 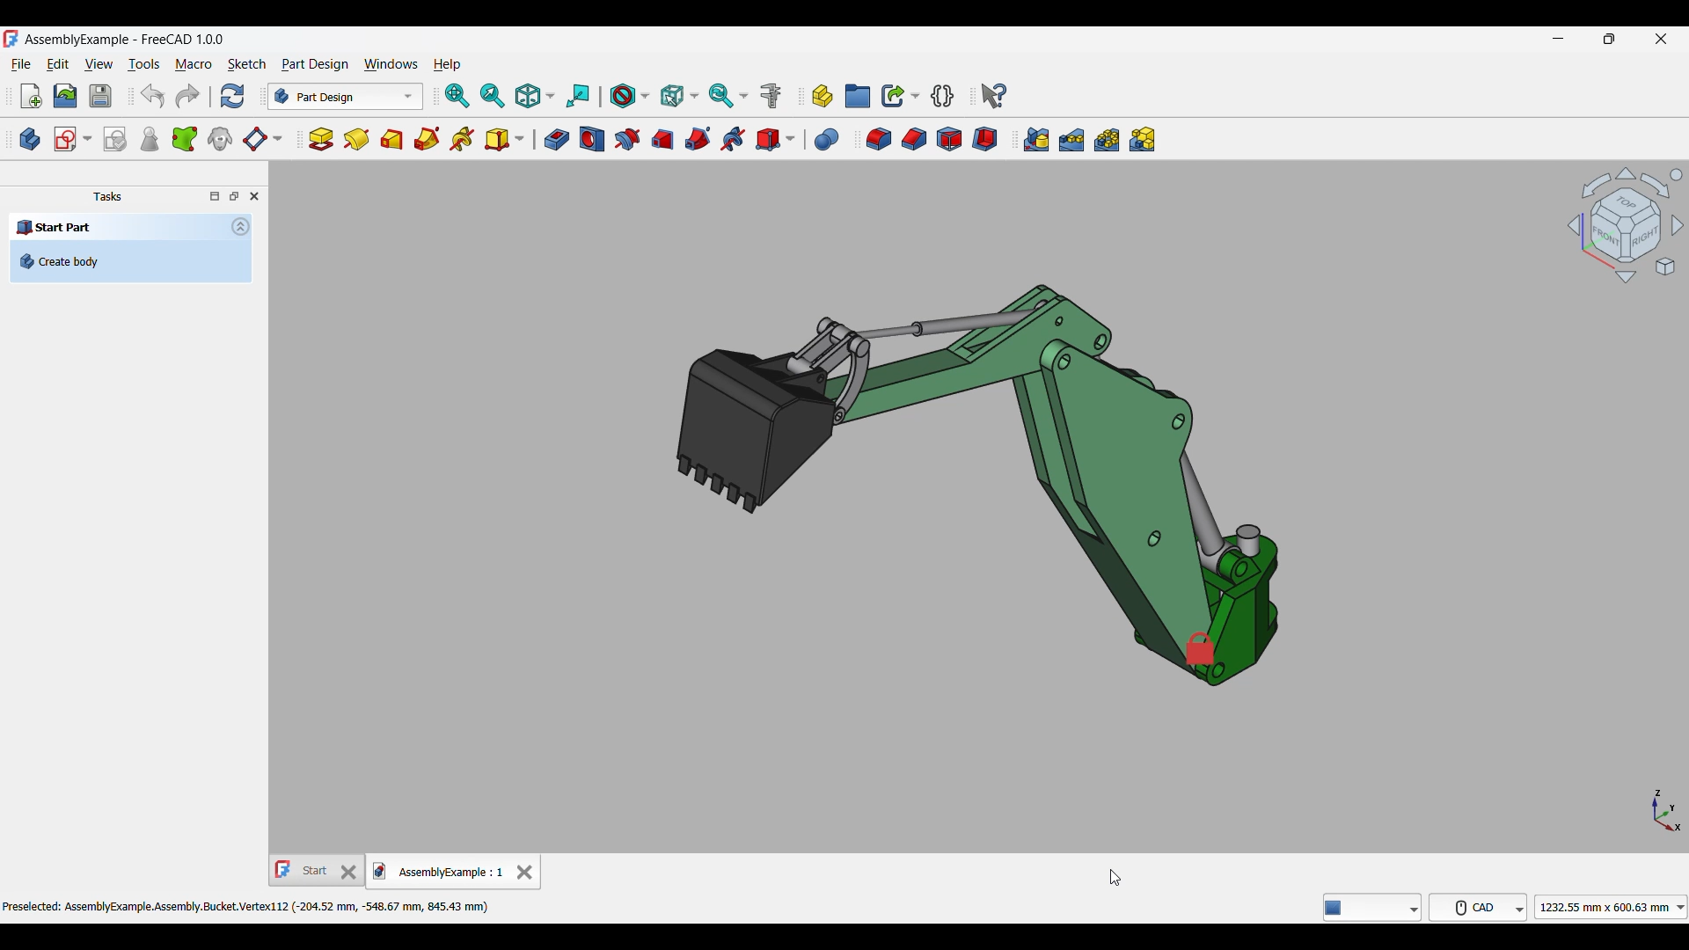 What do you see at coordinates (231, 96) in the screenshot?
I see `Refresh` at bounding box center [231, 96].